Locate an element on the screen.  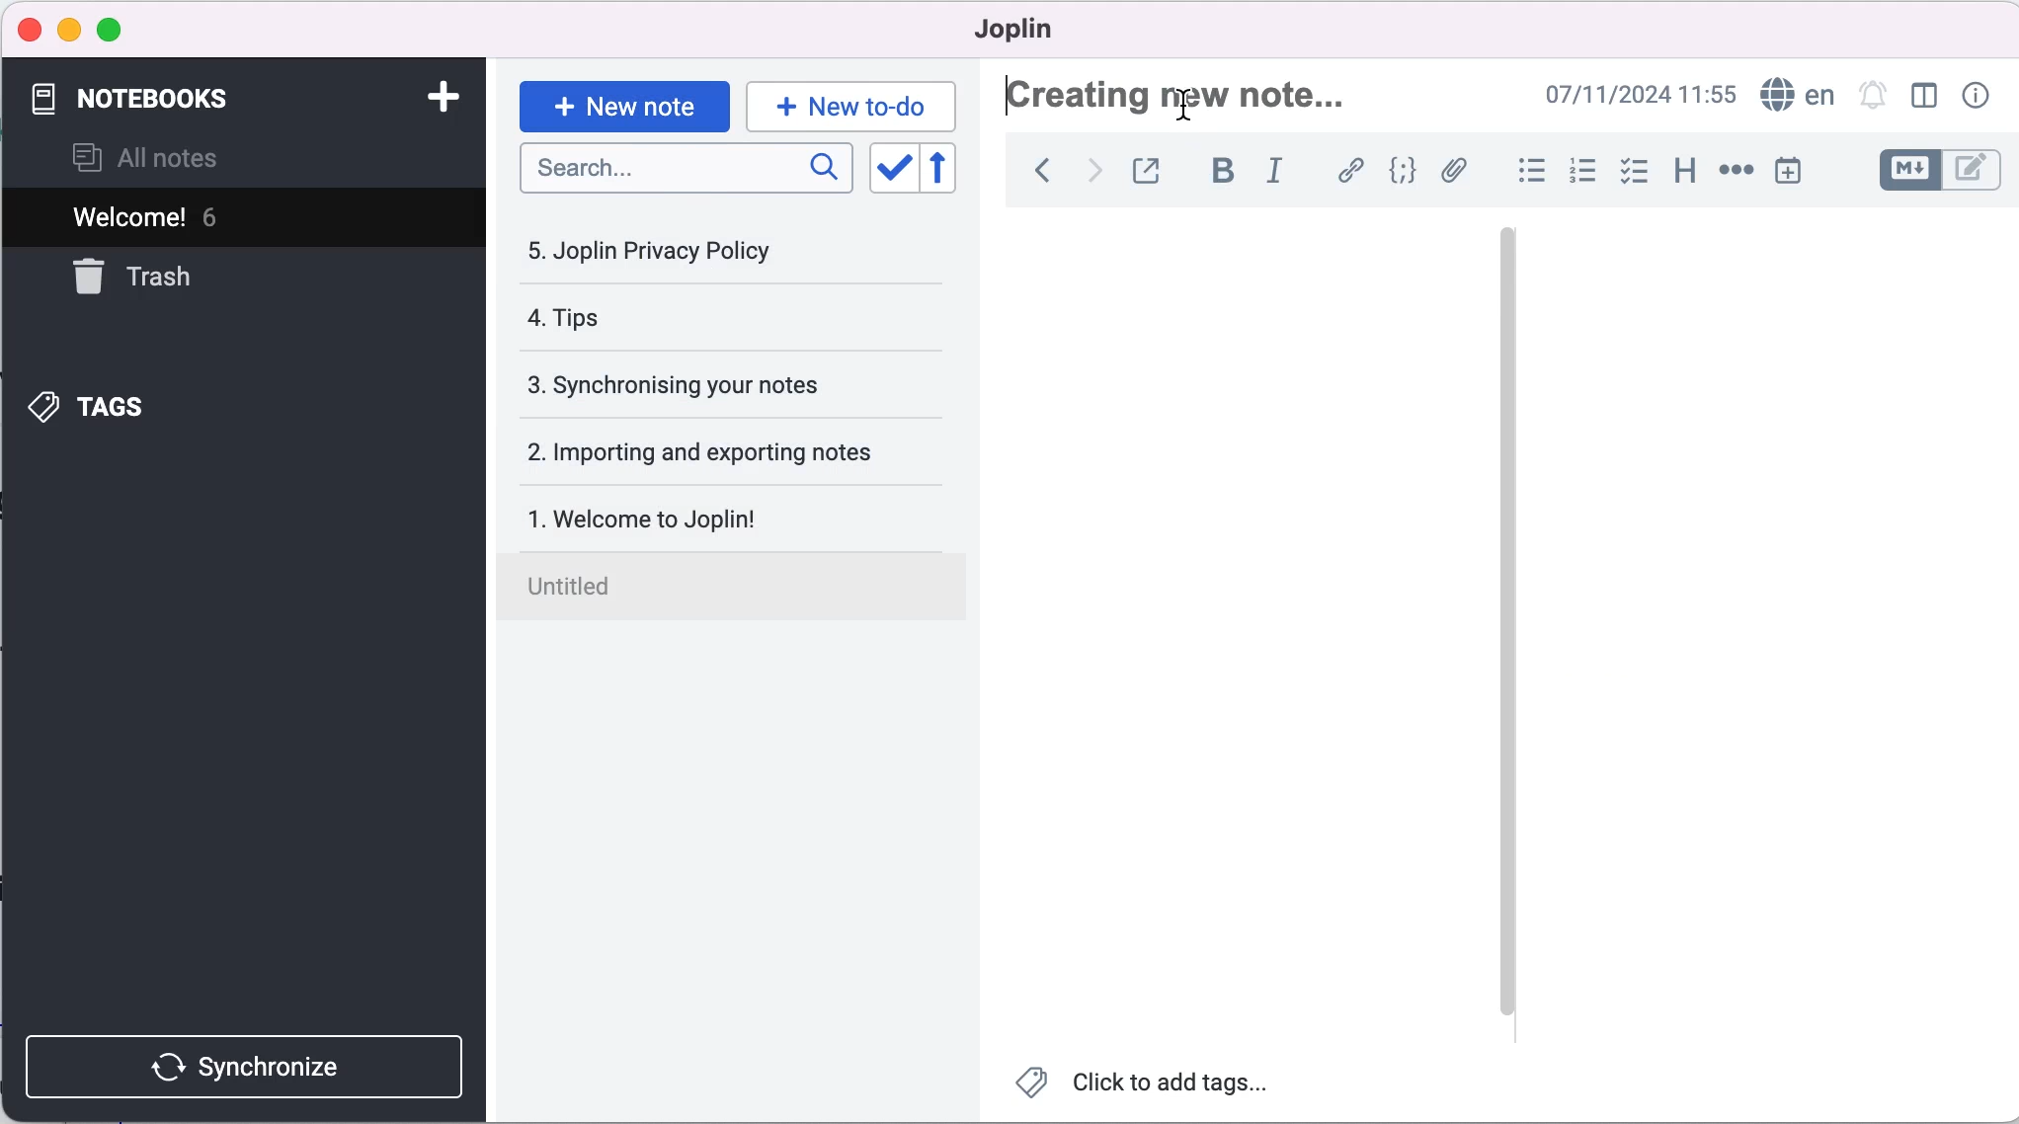
bulleted list is located at coordinates (1523, 171).